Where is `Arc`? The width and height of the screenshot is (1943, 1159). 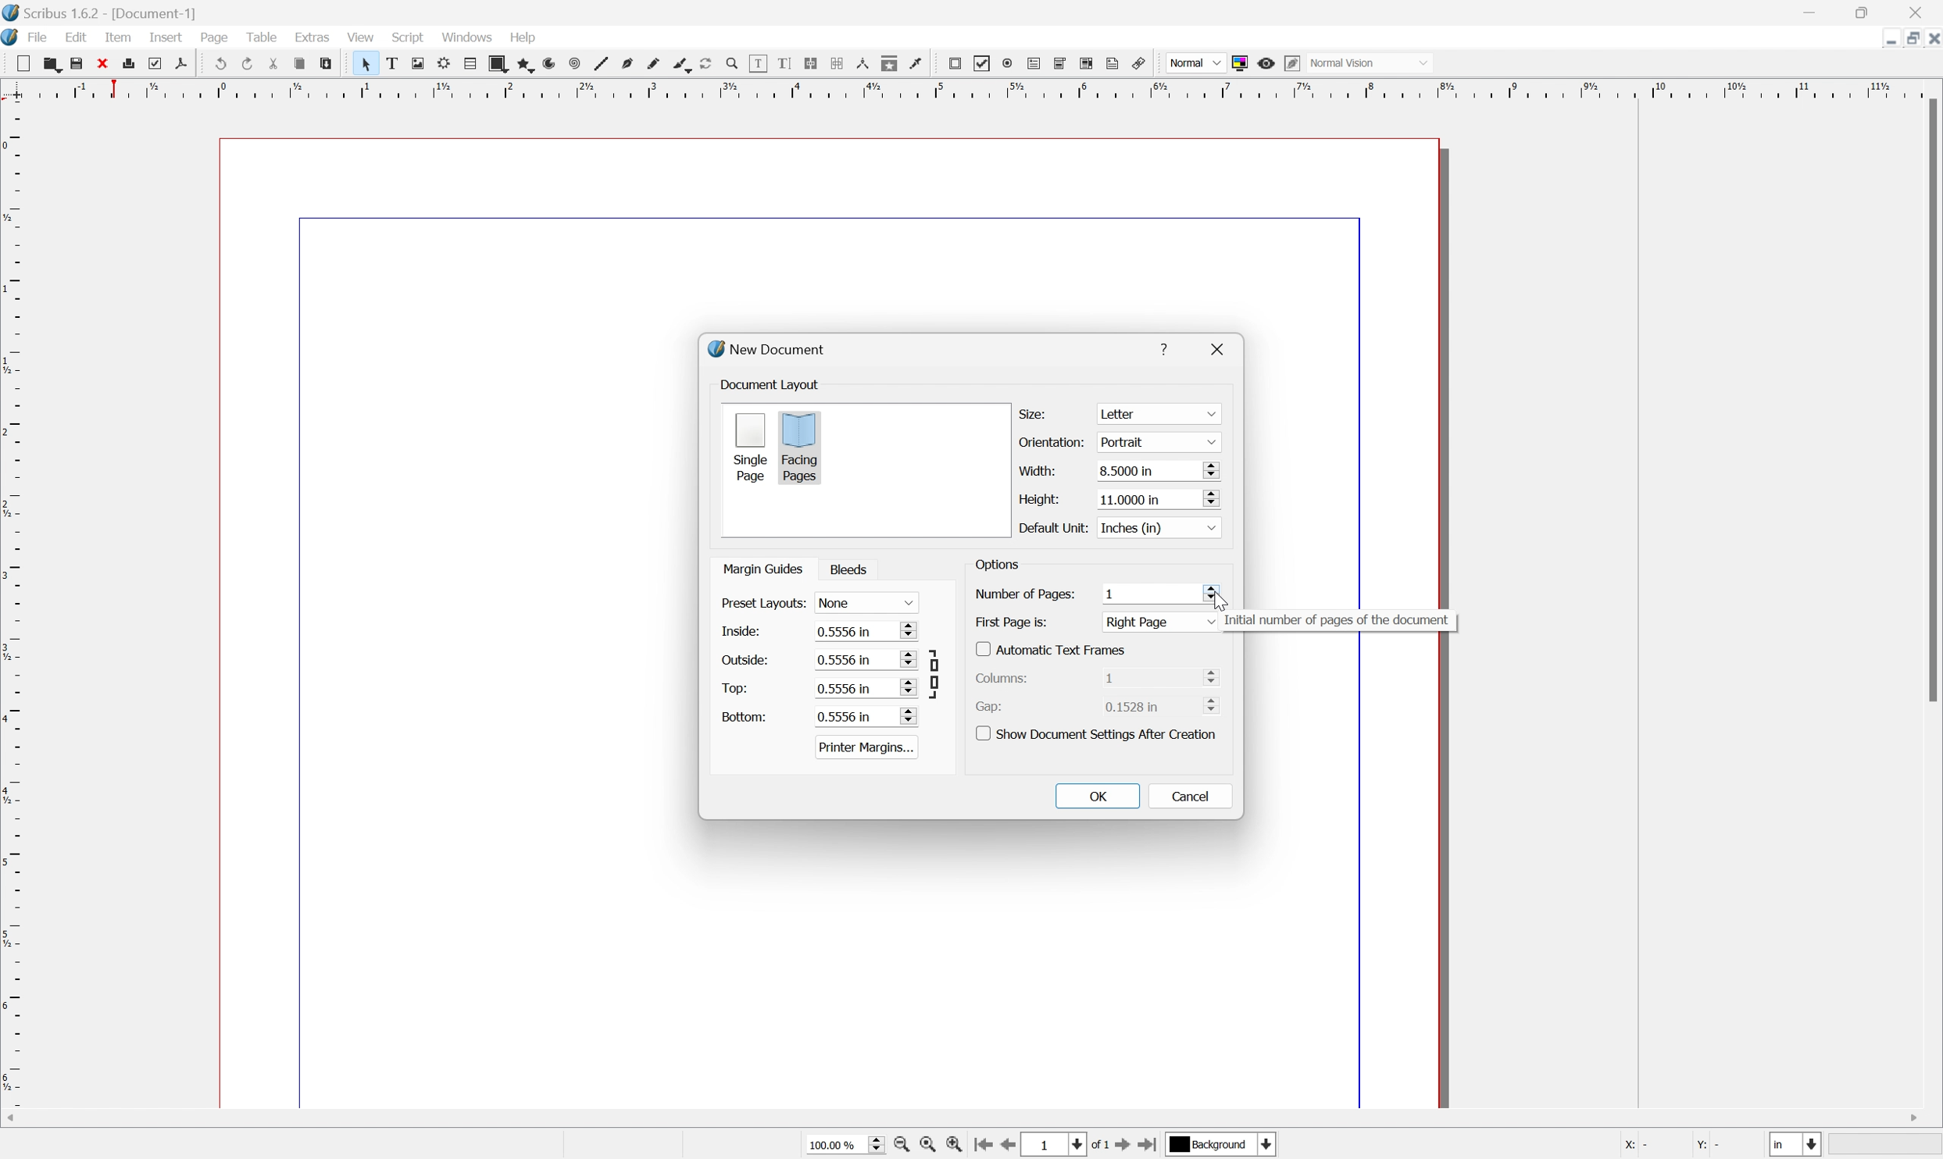
Arc is located at coordinates (546, 64).